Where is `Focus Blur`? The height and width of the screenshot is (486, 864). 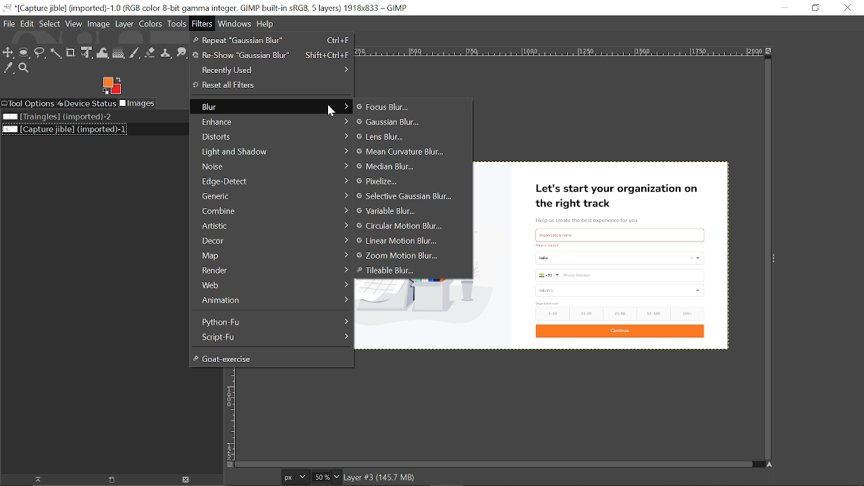
Focus Blur is located at coordinates (397, 107).